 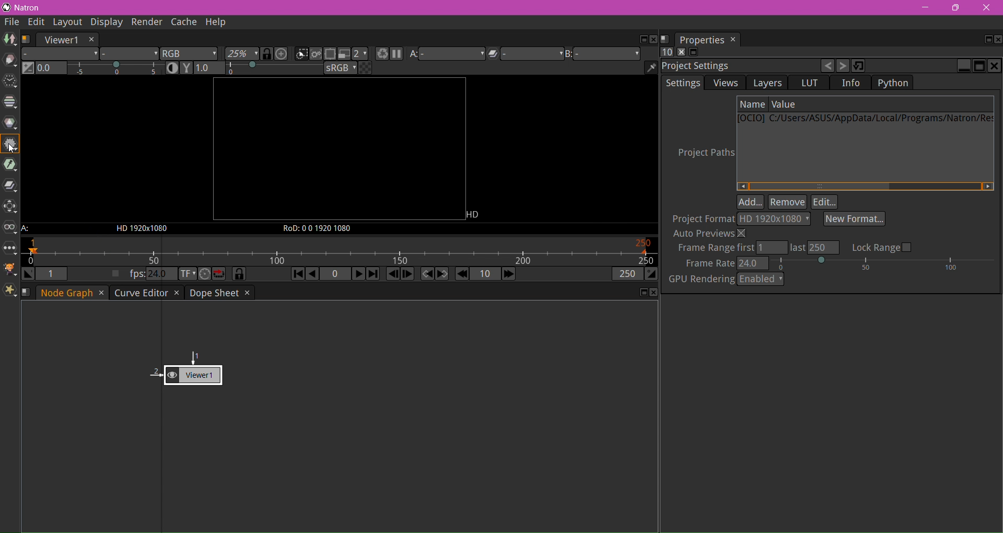 I want to click on The playback out point, so click(x=626, y=275).